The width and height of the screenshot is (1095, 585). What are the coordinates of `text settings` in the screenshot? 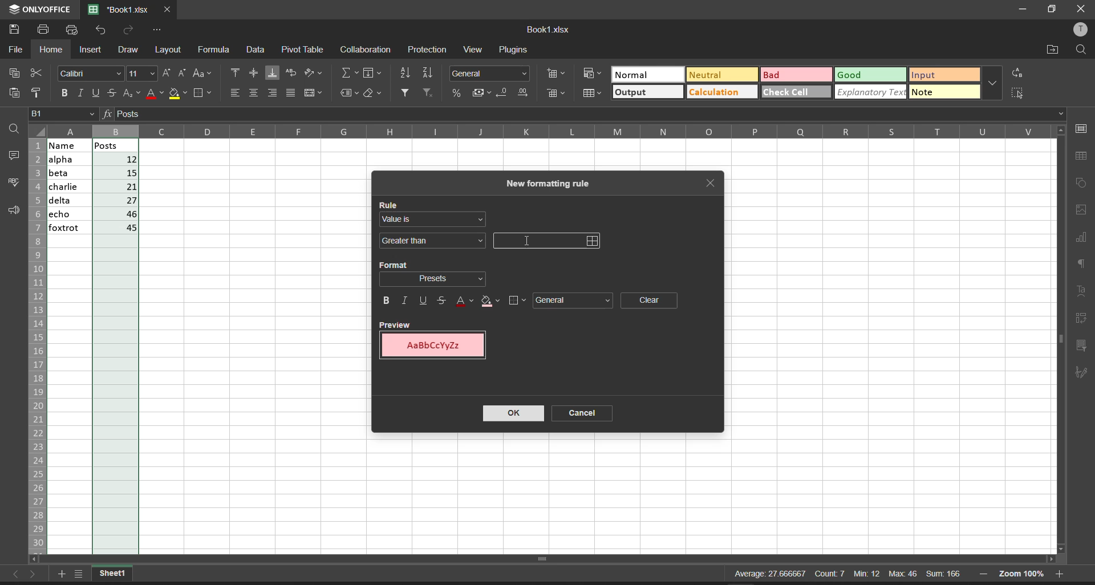 It's located at (1084, 290).